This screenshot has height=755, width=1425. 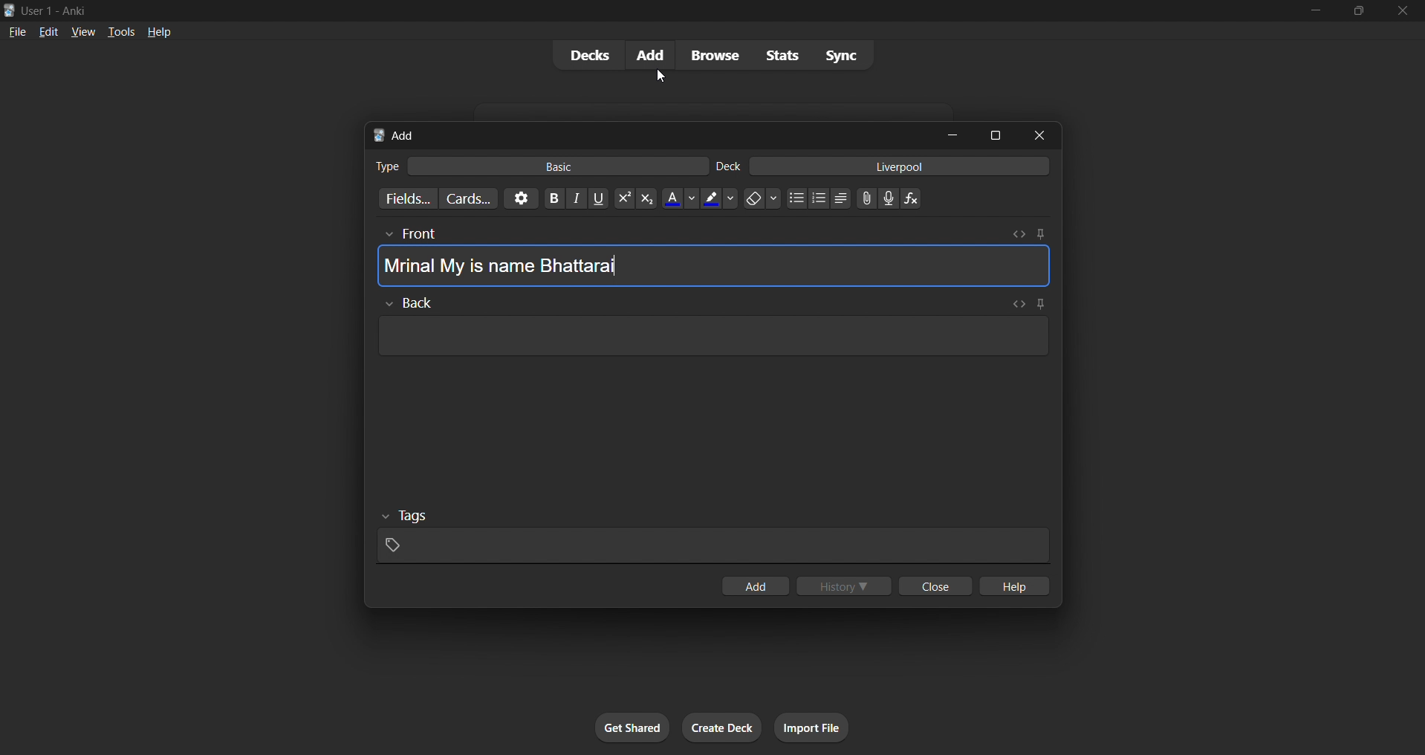 What do you see at coordinates (85, 30) in the screenshot?
I see `view` at bounding box center [85, 30].